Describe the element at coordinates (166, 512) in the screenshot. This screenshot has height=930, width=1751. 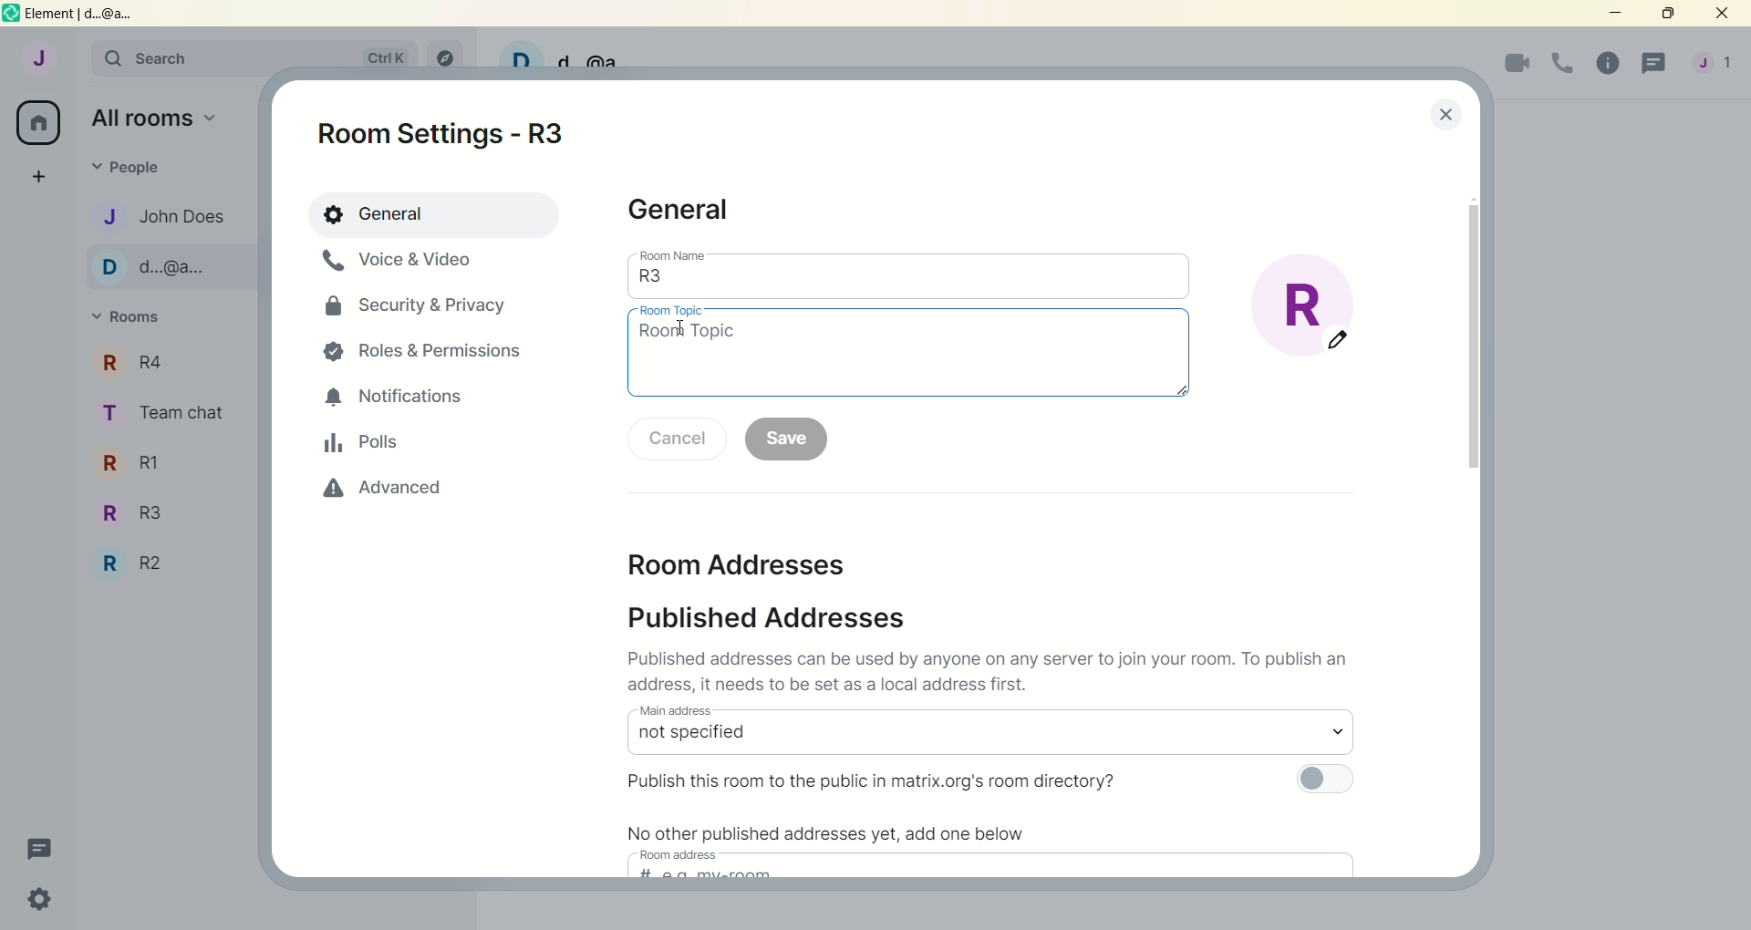
I see `R3` at that location.